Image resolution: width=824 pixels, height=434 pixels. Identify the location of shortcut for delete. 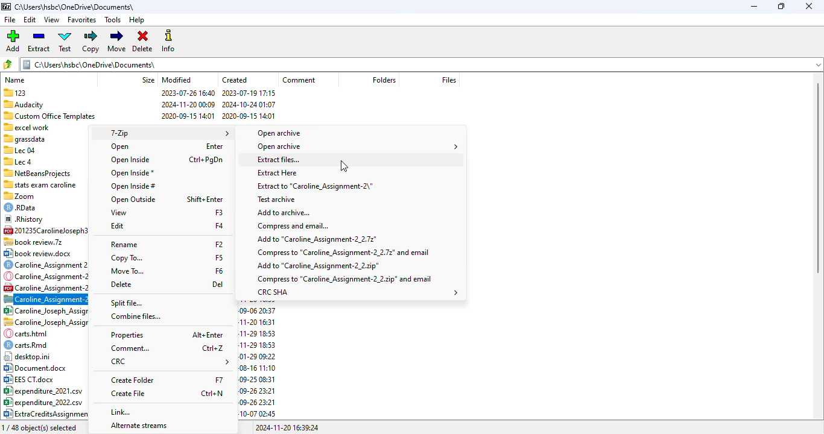
(218, 284).